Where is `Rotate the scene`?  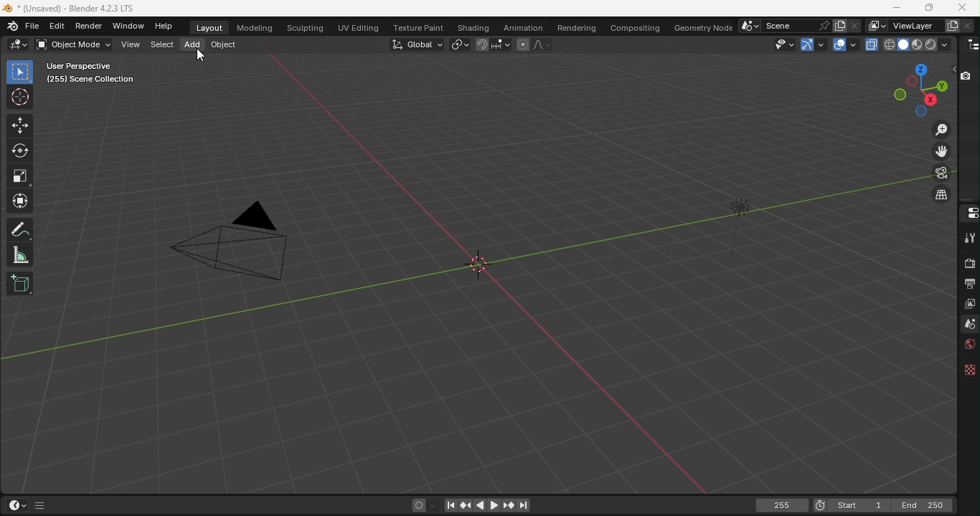
Rotate the scene is located at coordinates (921, 112).